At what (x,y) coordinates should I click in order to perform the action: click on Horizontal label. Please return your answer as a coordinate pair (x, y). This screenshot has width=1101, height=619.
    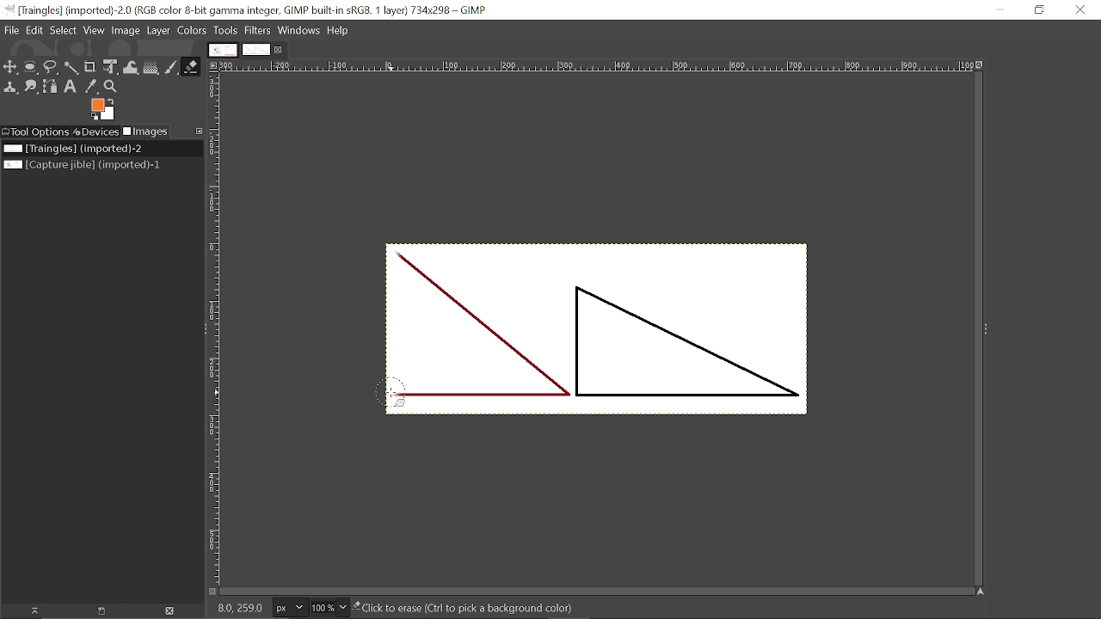
    Looking at the image, I should click on (599, 67).